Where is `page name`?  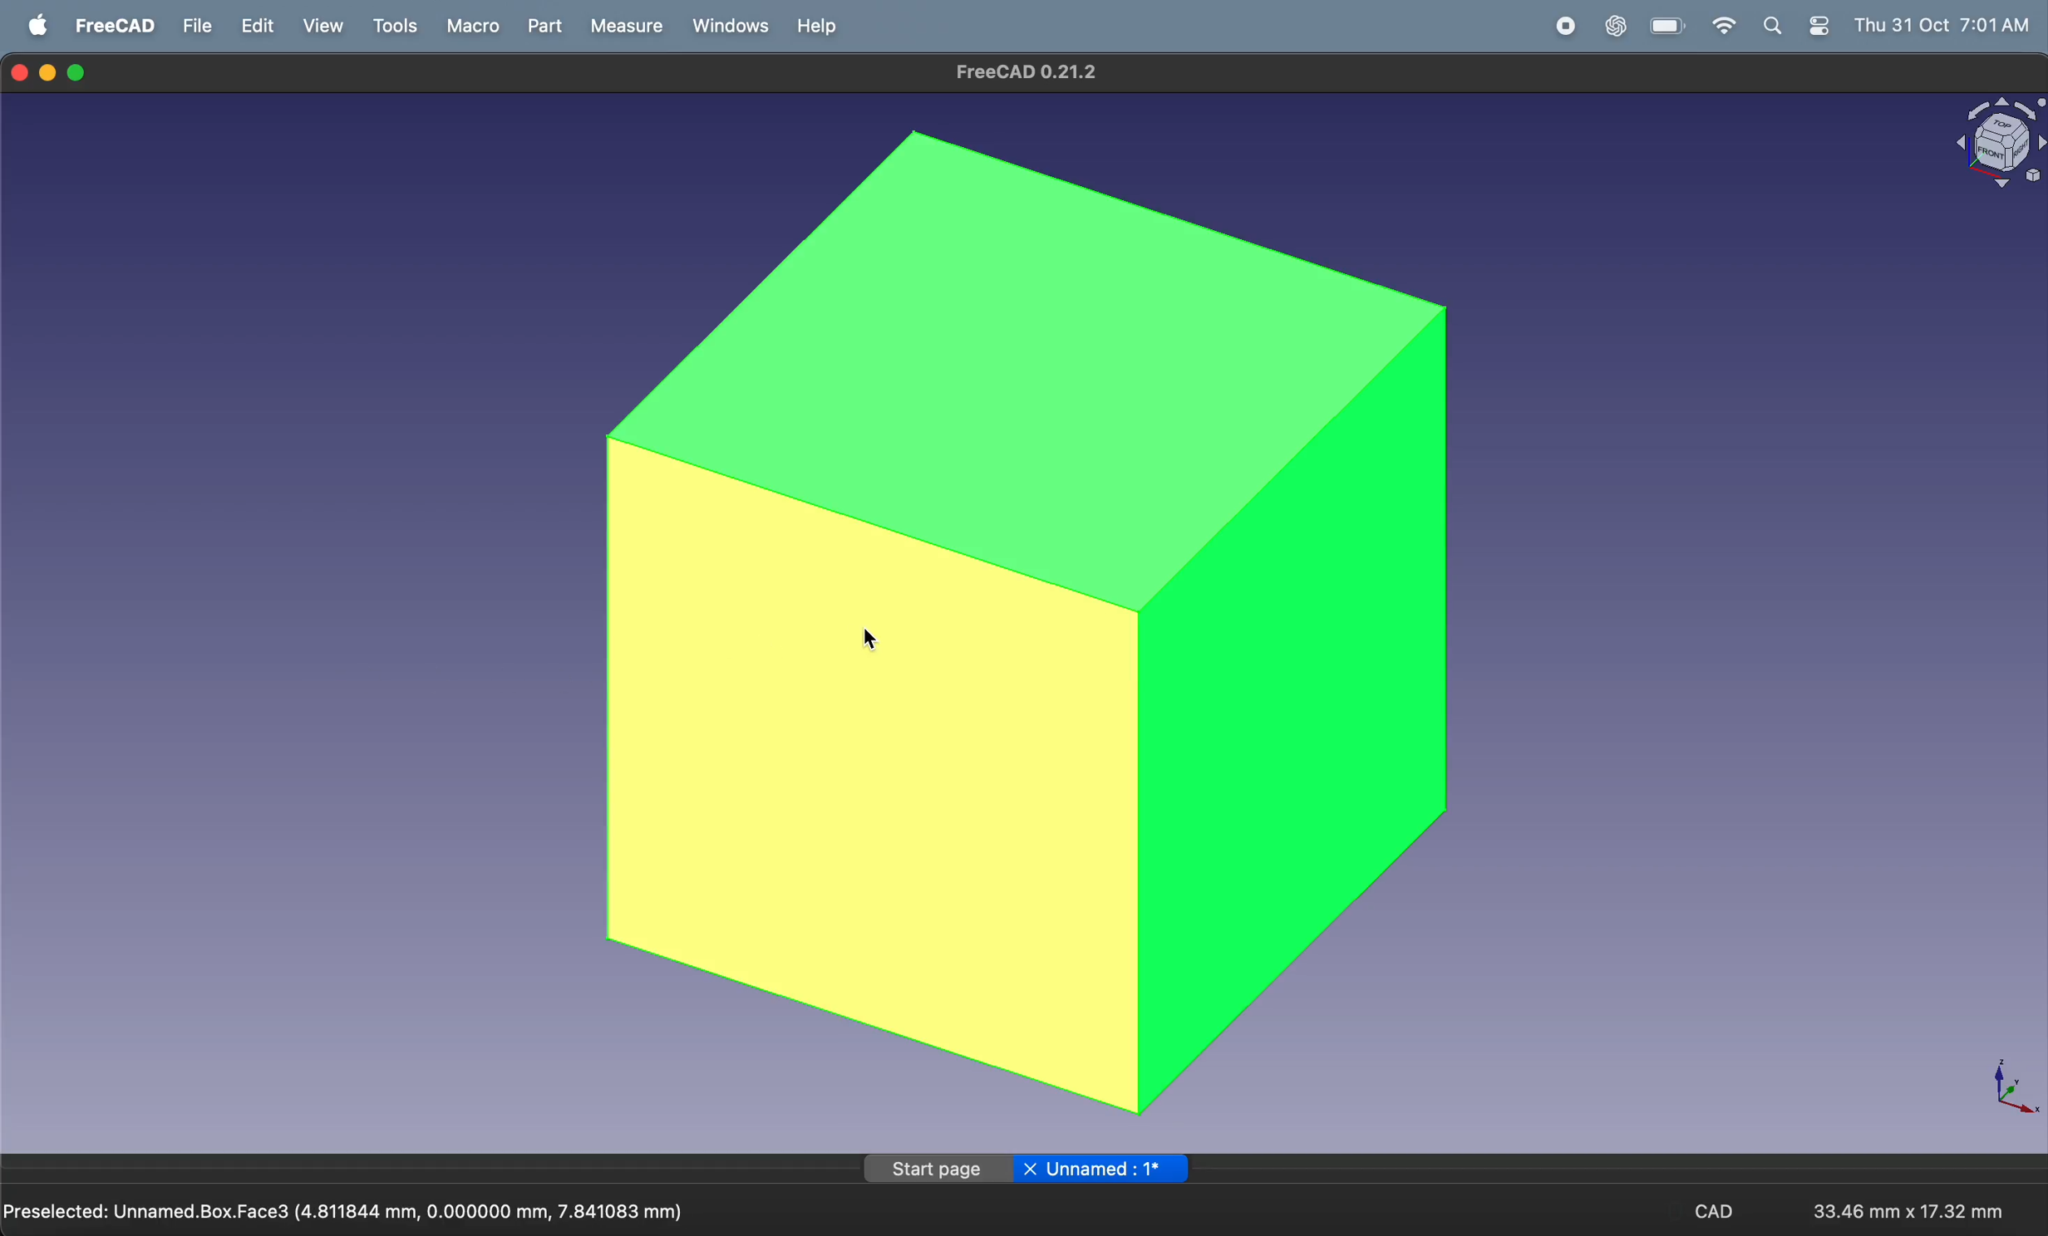
page name is located at coordinates (1023, 1169).